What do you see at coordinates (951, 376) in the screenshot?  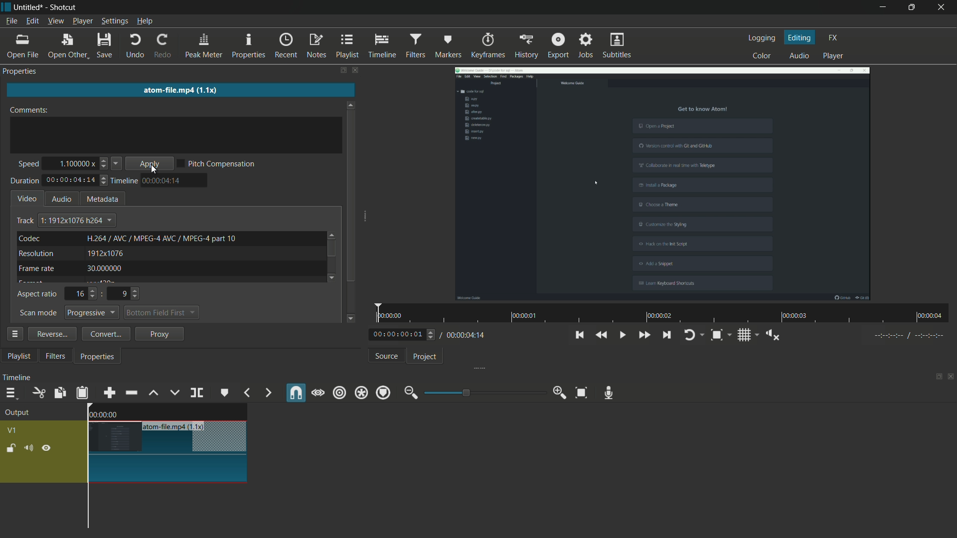 I see `close timeline` at bounding box center [951, 376].